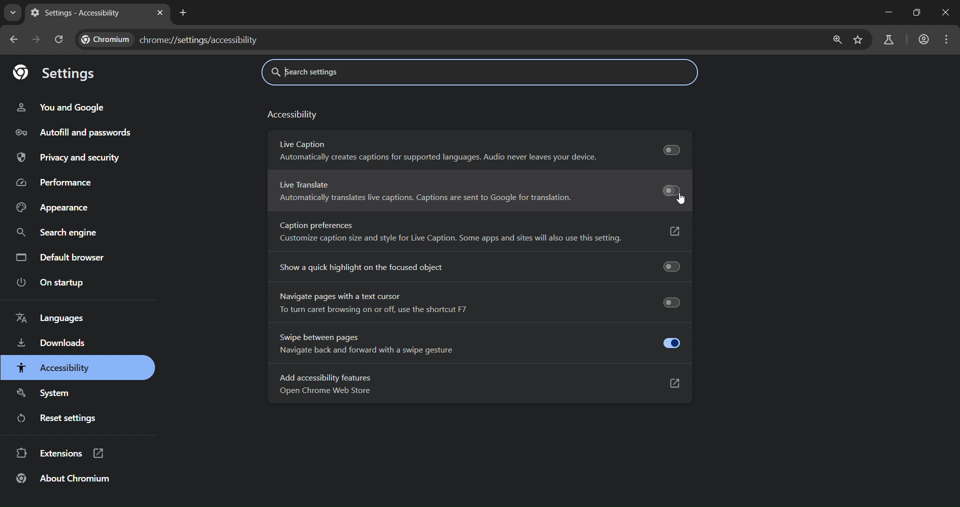 The width and height of the screenshot is (960, 507). Describe the element at coordinates (362, 72) in the screenshot. I see `search settings` at that location.